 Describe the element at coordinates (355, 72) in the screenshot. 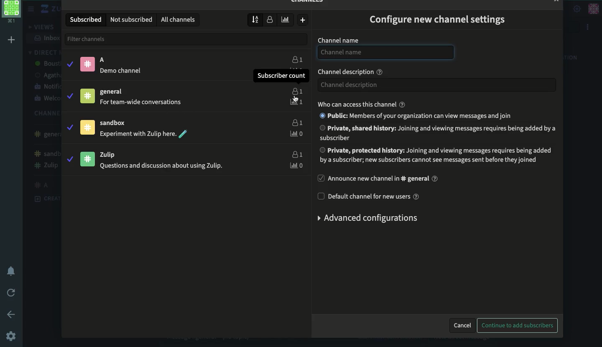

I see `channel description ` at that location.